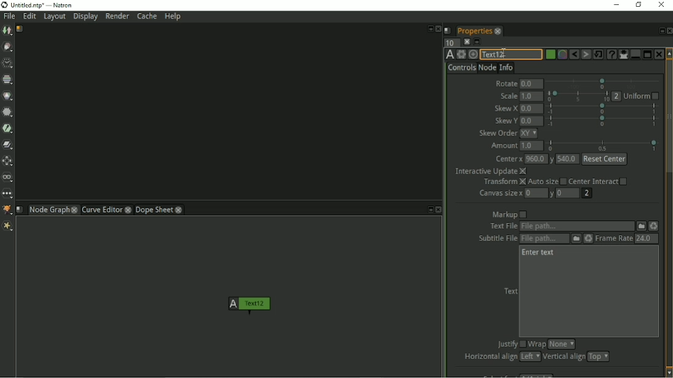 This screenshot has width=673, height=378. I want to click on Restore default values, so click(598, 54).